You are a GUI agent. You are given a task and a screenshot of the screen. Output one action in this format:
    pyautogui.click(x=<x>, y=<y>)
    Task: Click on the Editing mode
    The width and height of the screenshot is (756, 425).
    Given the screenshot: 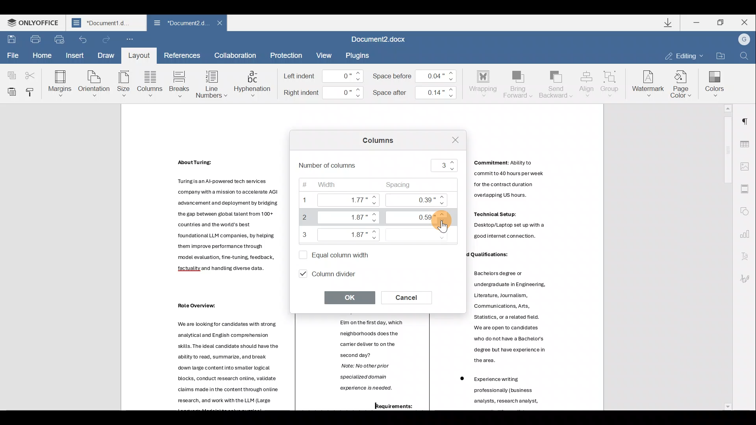 What is the action you would take?
    pyautogui.click(x=684, y=55)
    